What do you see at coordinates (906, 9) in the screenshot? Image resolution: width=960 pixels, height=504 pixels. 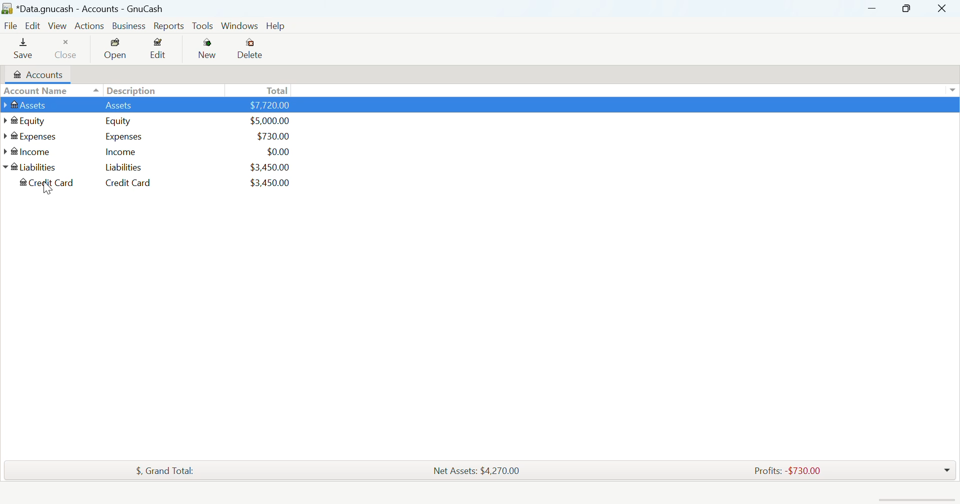 I see `Minimize` at bounding box center [906, 9].